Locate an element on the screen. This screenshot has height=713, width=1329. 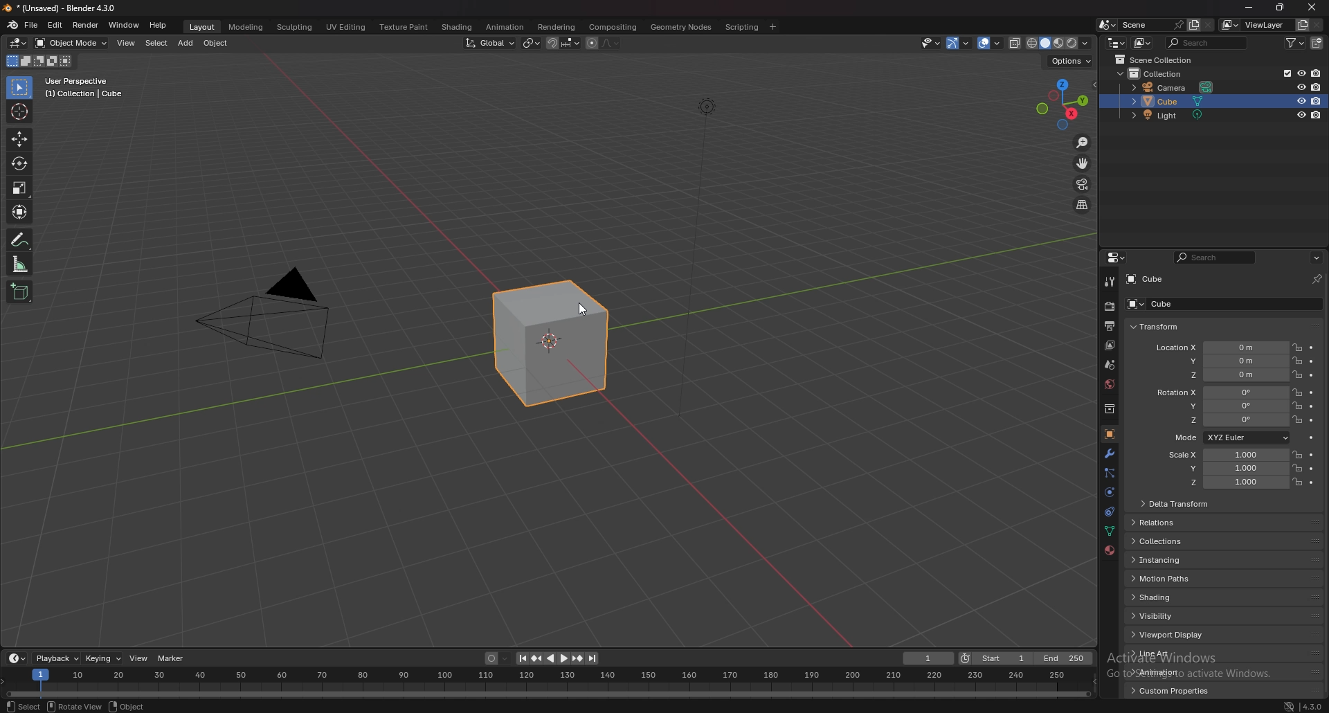
keying is located at coordinates (102, 659).